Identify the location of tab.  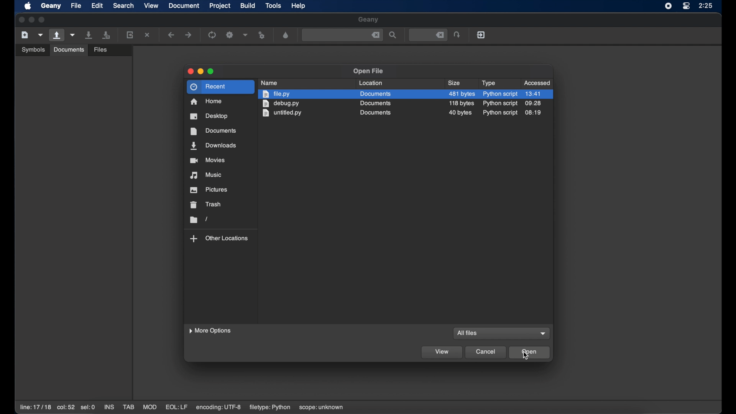
(129, 407).